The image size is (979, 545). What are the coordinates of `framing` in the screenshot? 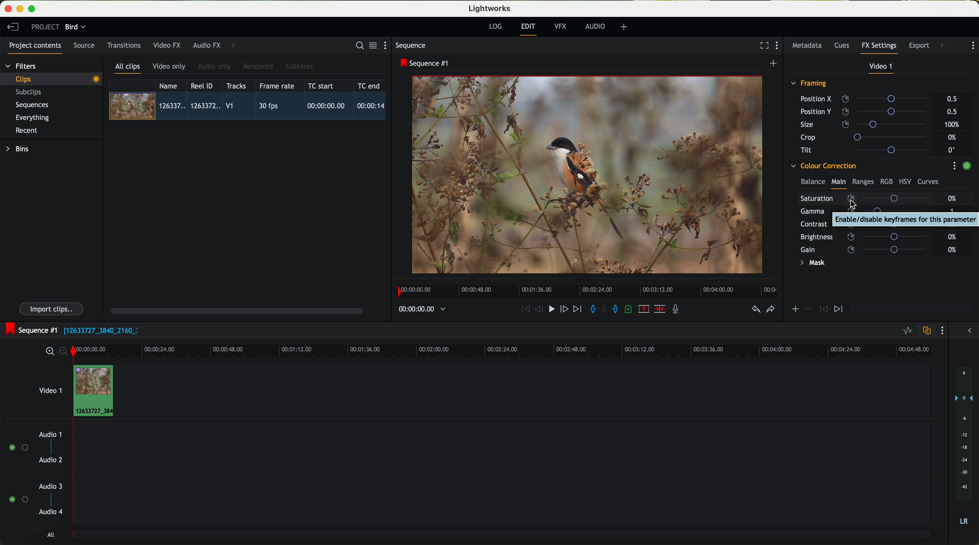 It's located at (809, 84).